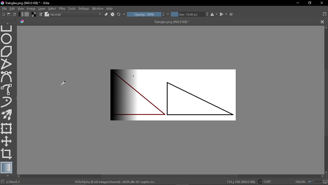 The width and height of the screenshot is (328, 185). What do you see at coordinates (232, 14) in the screenshot?
I see `Wrap text tool` at bounding box center [232, 14].